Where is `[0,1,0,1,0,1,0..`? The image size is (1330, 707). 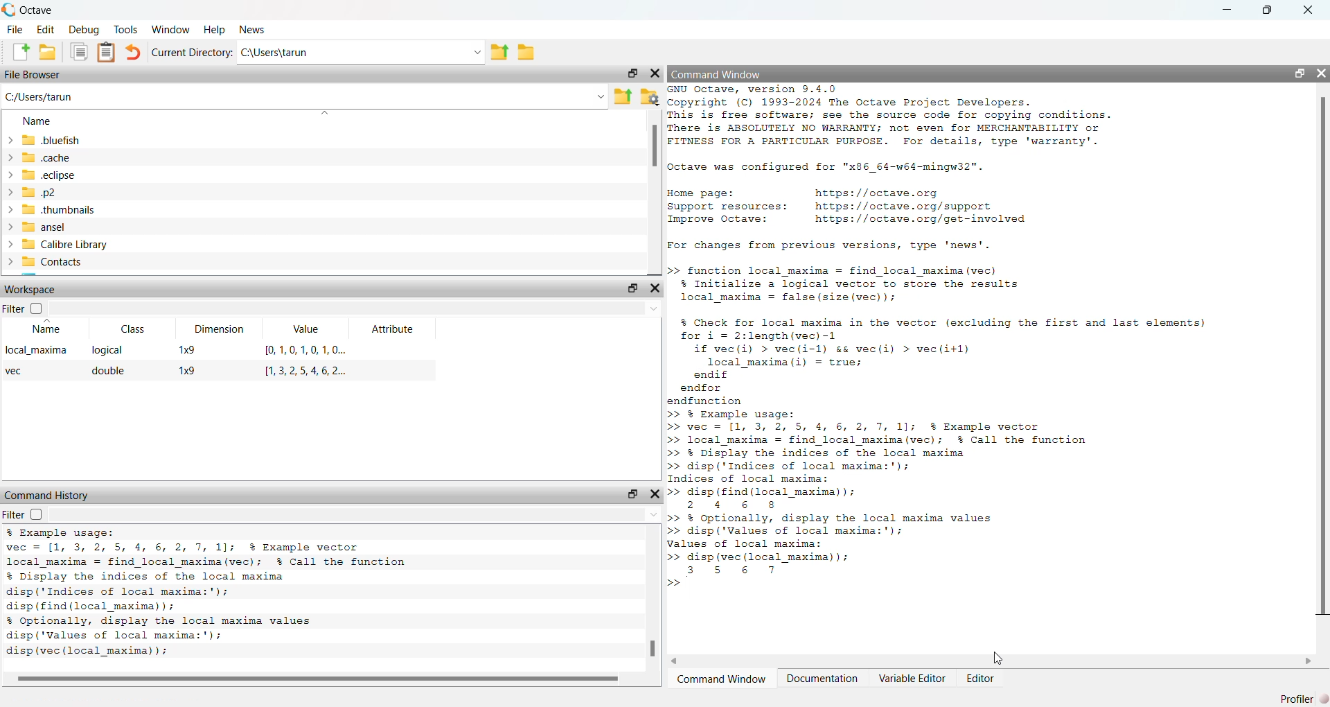
[0,1,0,1,0,1,0.. is located at coordinates (307, 350).